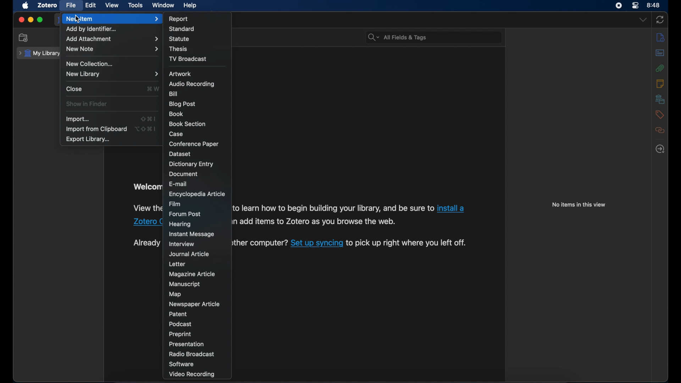  Describe the element at coordinates (177, 264) in the screenshot. I see `letter` at that location.